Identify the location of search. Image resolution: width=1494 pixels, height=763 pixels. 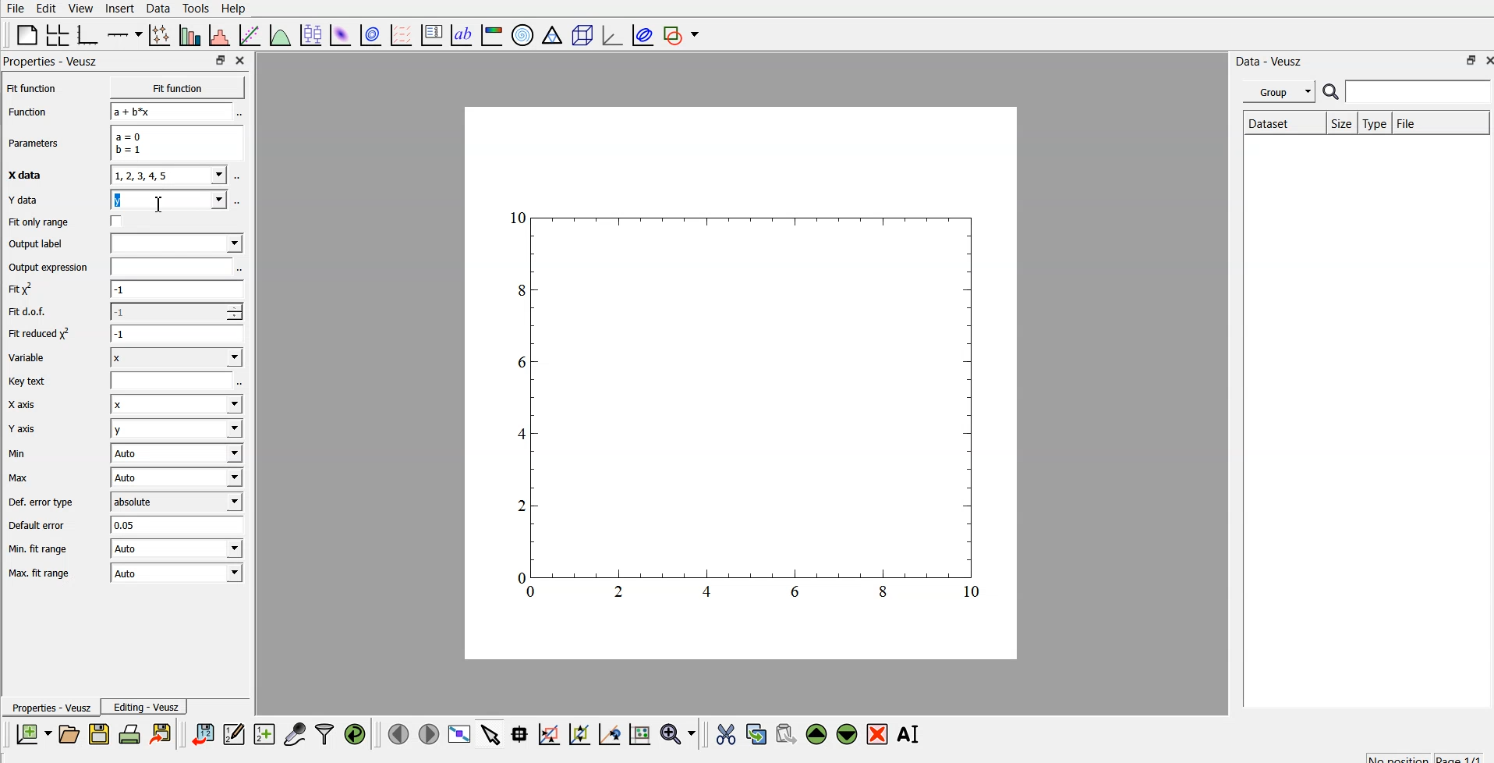
(1331, 93).